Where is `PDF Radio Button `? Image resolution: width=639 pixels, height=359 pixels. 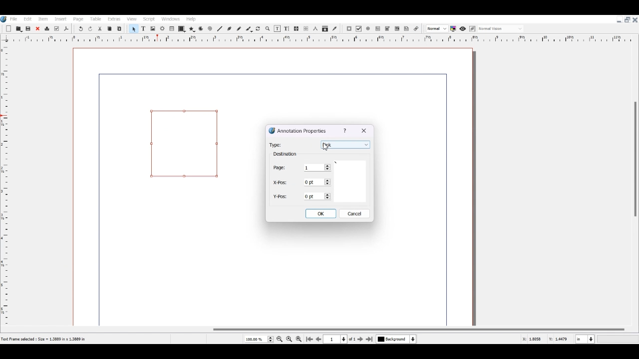
PDF Radio Button  is located at coordinates (369, 29).